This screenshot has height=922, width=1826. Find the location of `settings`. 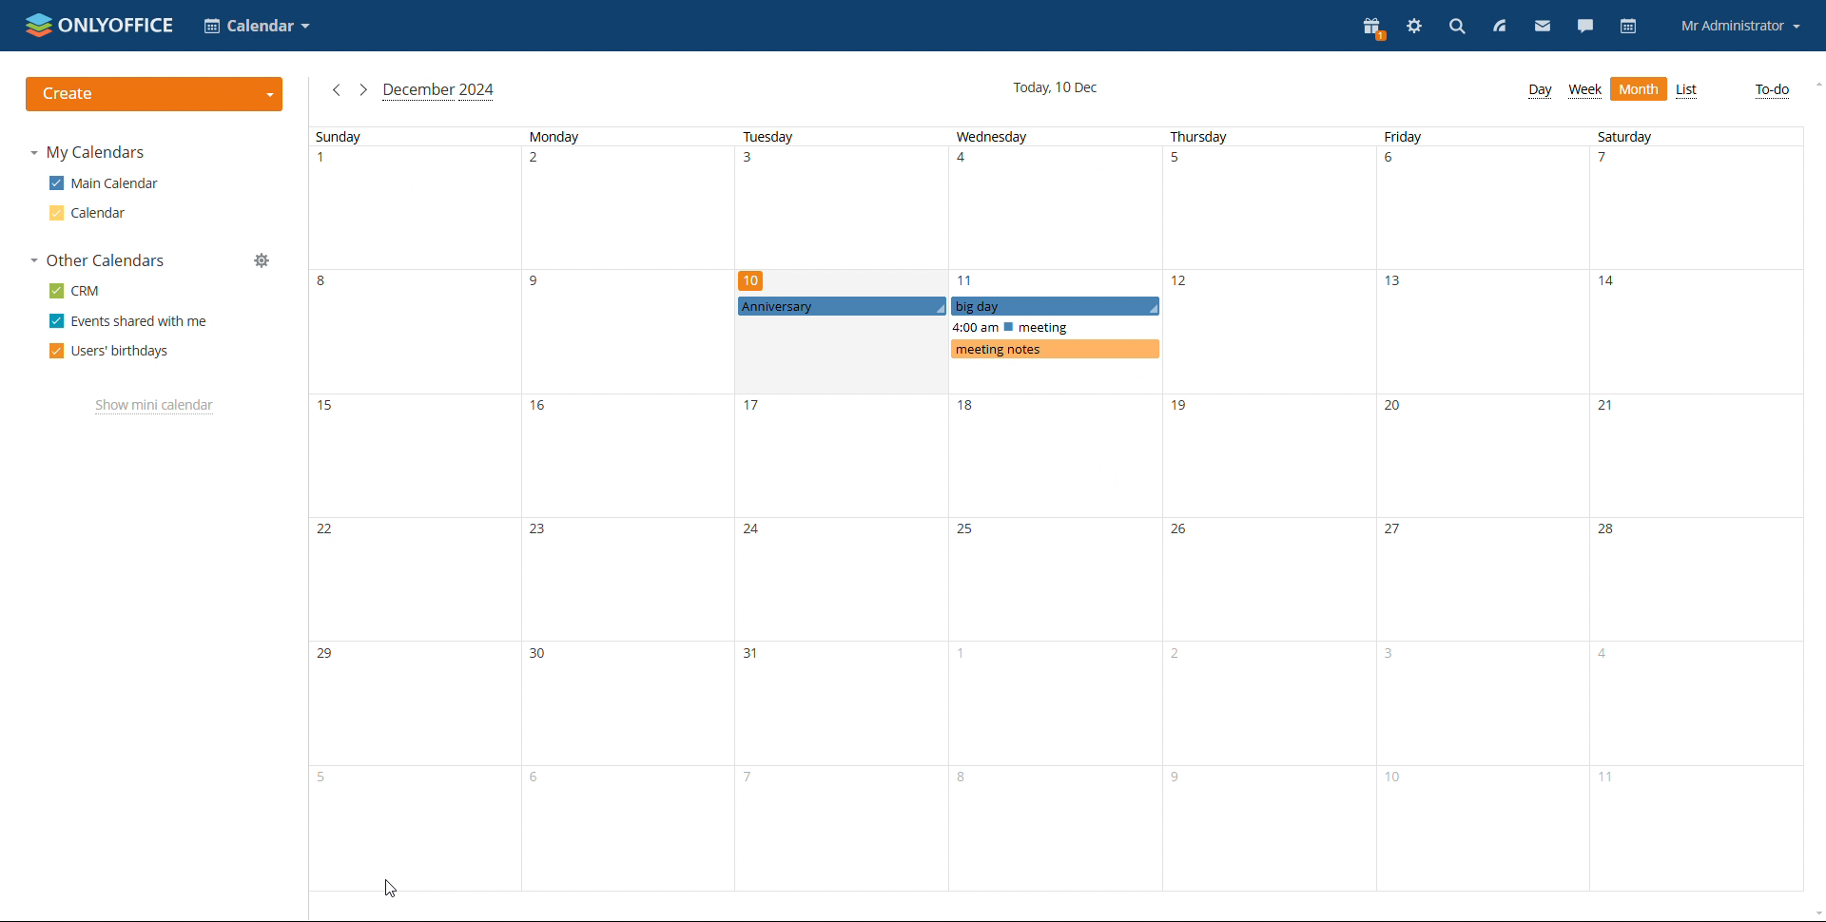

settings is located at coordinates (1412, 26).